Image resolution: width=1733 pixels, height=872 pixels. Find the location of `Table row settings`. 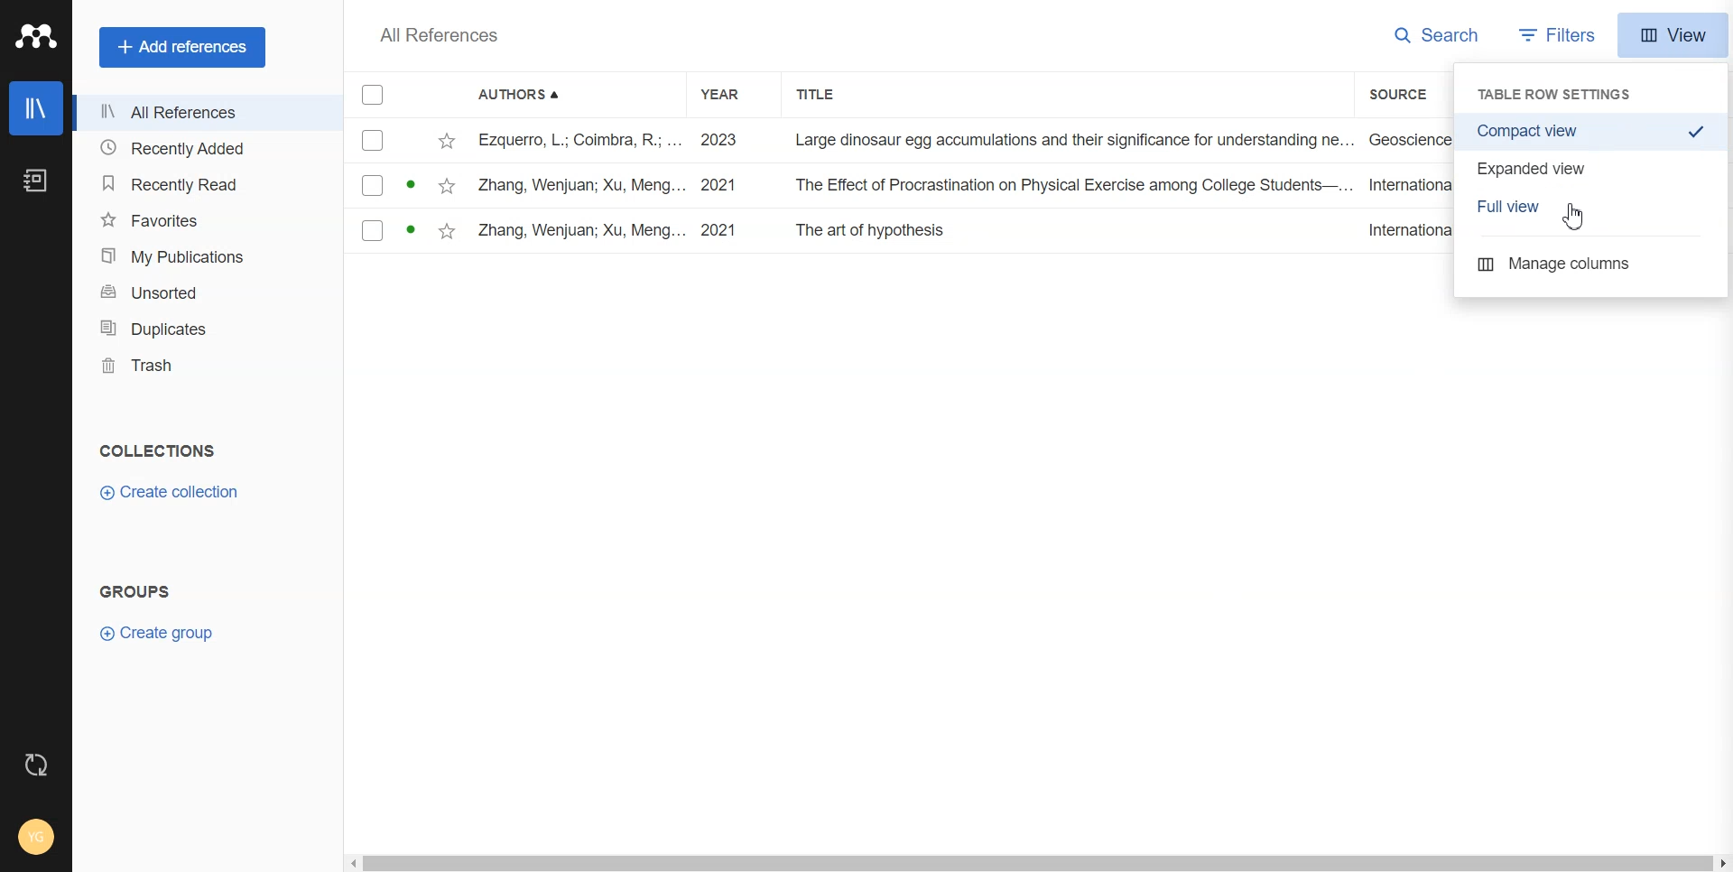

Table row settings is located at coordinates (1562, 93).